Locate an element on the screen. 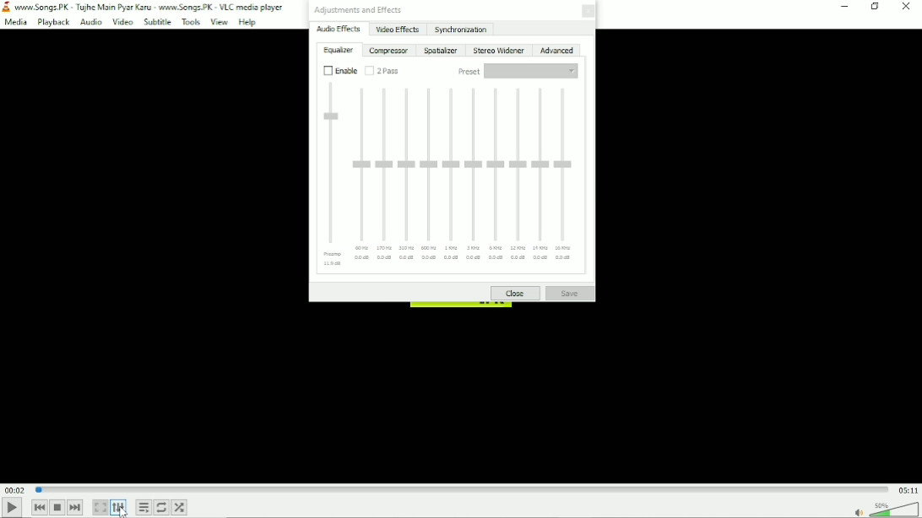  2 pass is located at coordinates (382, 71).